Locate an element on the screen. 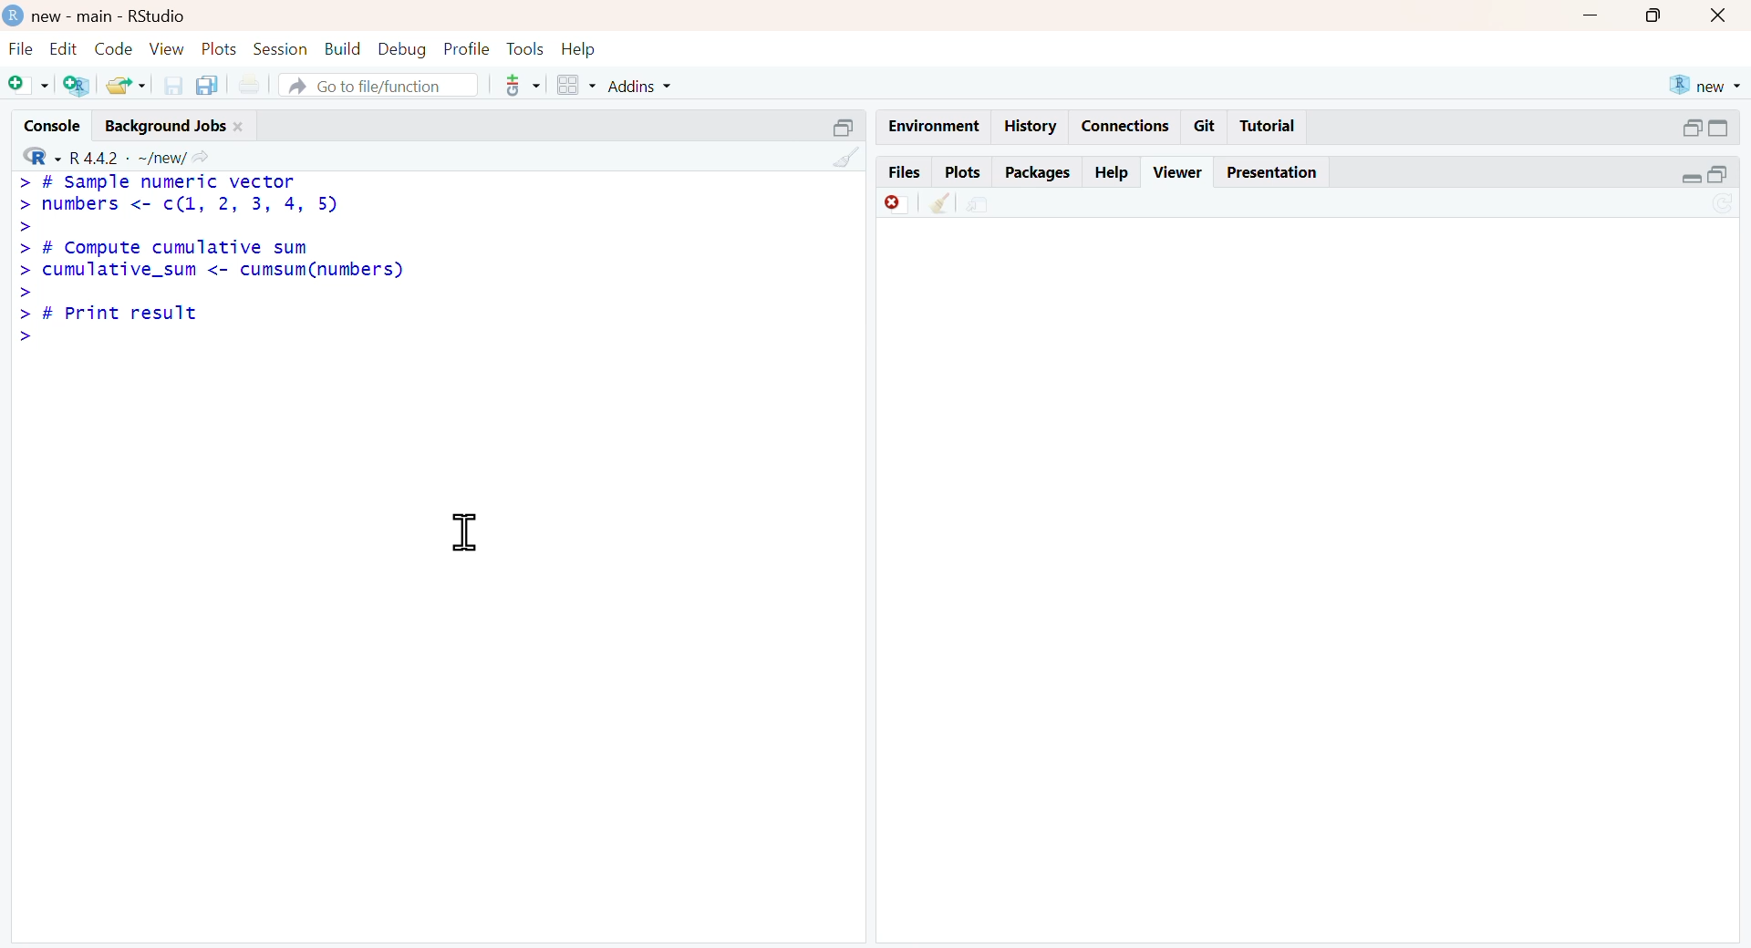 The image size is (1751, 948). Viewer is located at coordinates (1180, 170).